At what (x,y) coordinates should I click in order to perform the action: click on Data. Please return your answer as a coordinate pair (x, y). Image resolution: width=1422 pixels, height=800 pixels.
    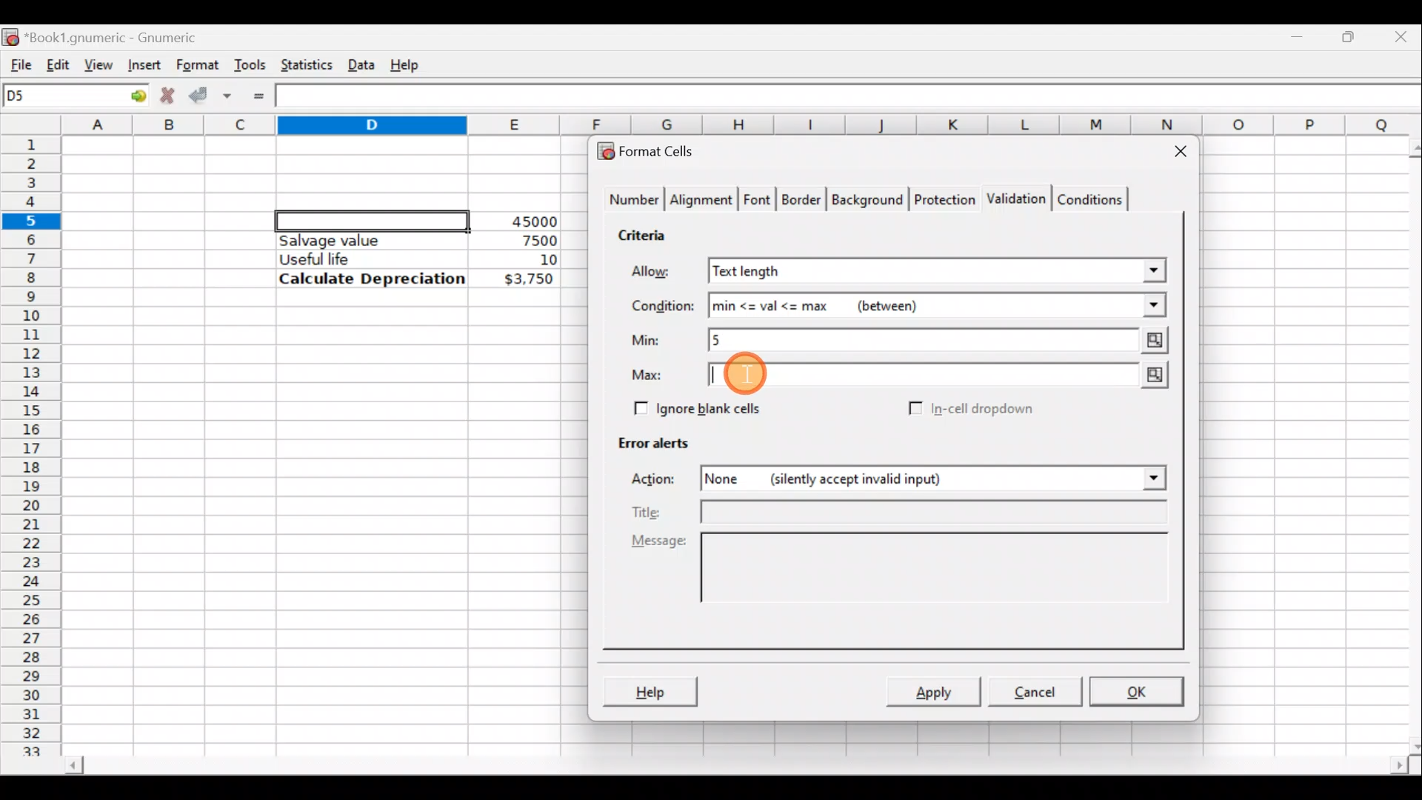
    Looking at the image, I should click on (361, 61).